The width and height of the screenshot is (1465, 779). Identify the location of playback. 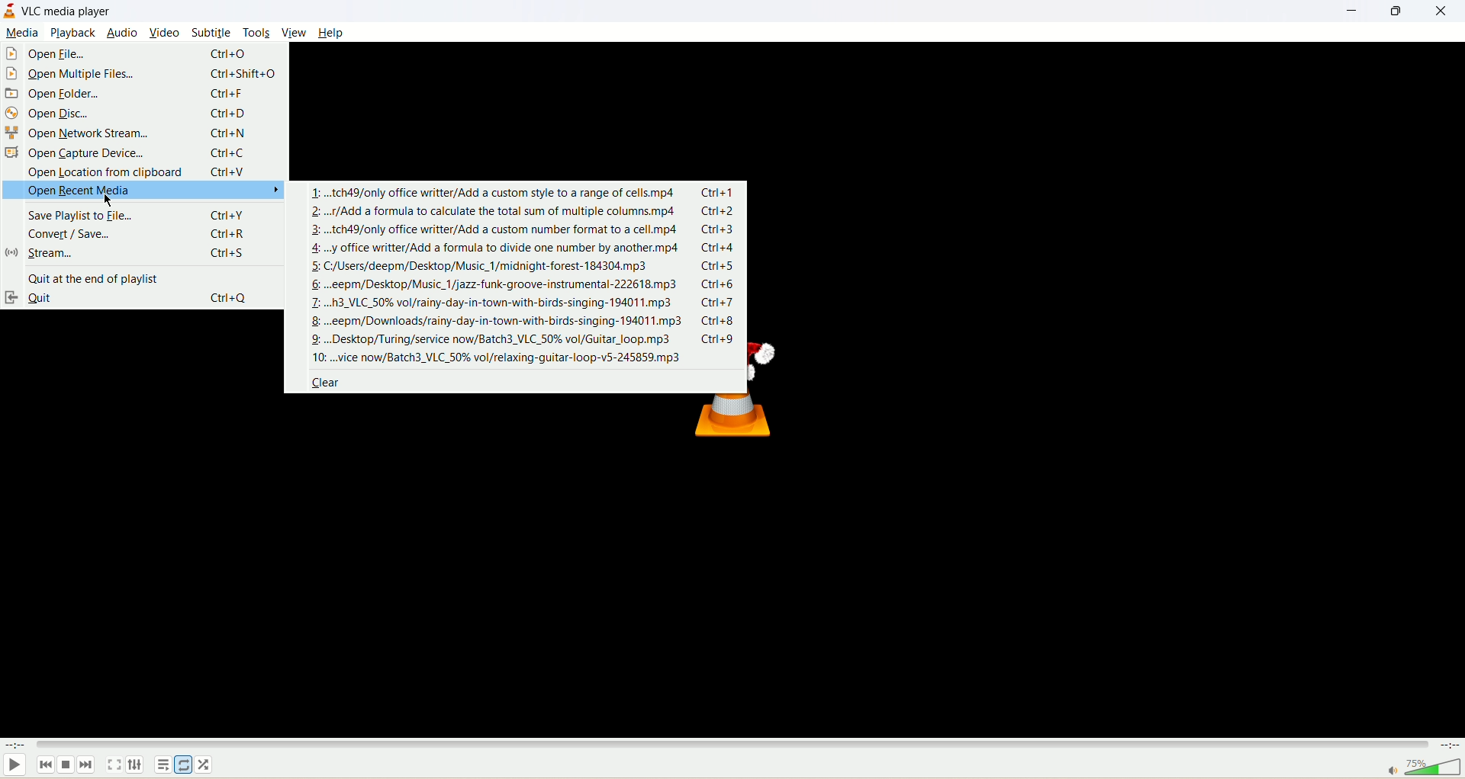
(73, 32).